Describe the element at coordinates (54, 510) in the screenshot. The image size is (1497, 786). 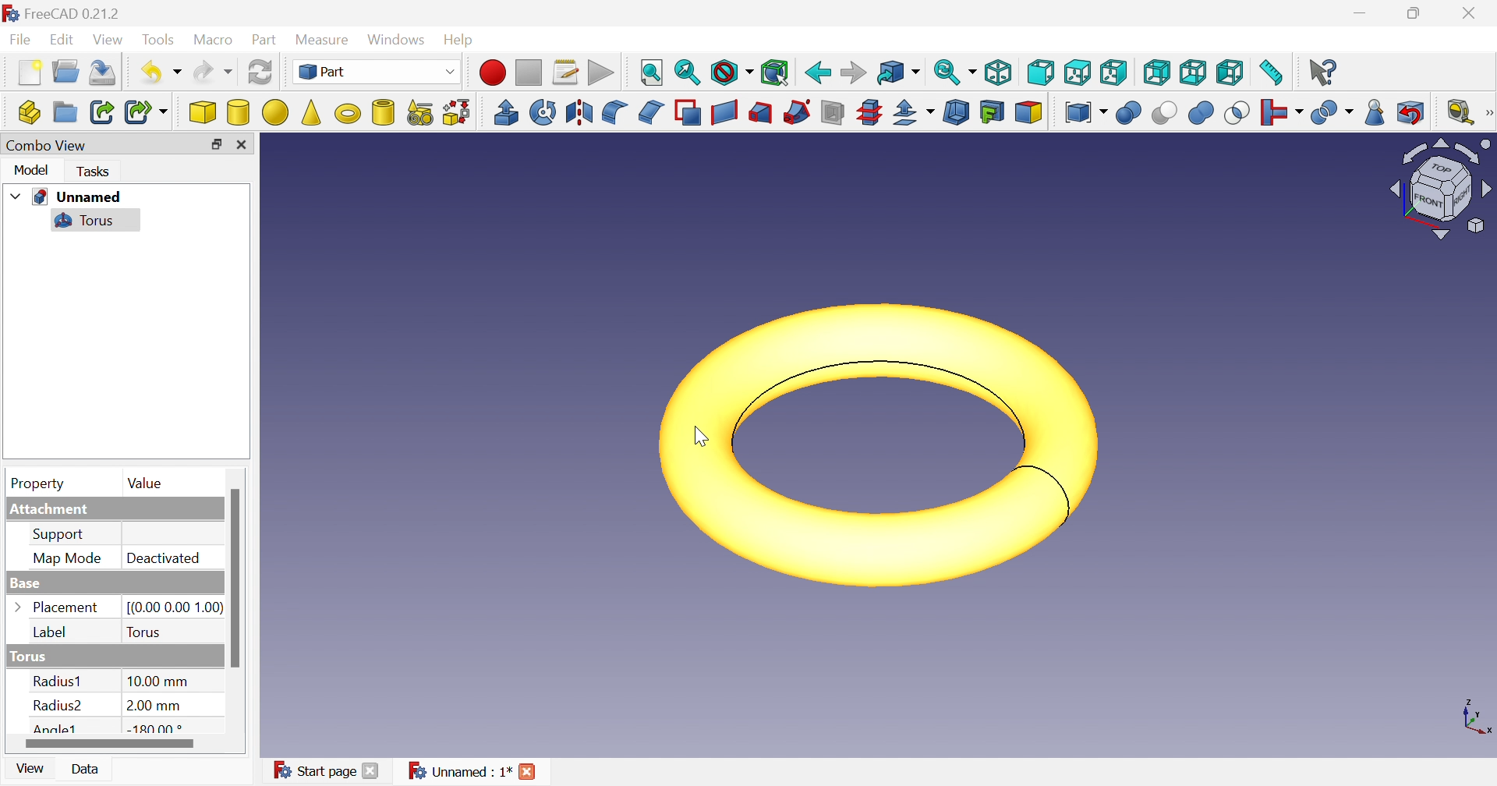
I see `Attachment` at that location.